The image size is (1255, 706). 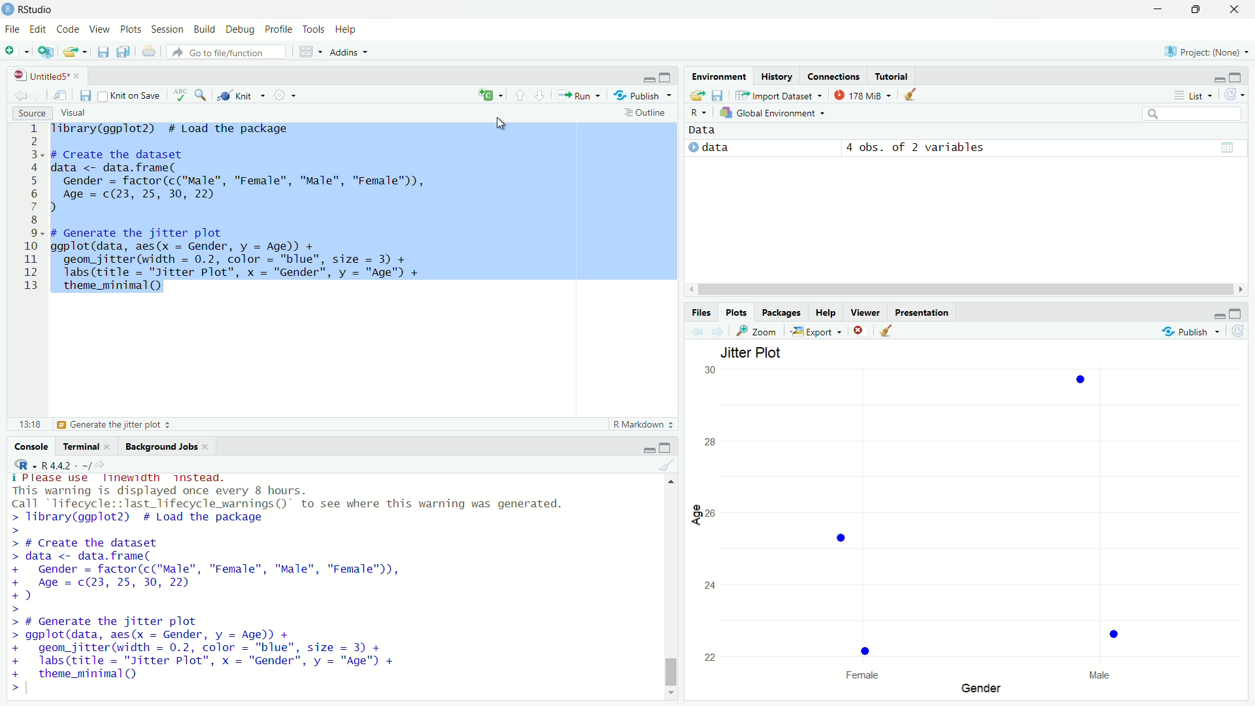 I want to click on find/replace, so click(x=201, y=95).